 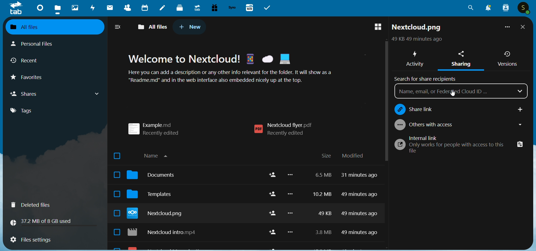 What do you see at coordinates (58, 9) in the screenshot?
I see `files` at bounding box center [58, 9].